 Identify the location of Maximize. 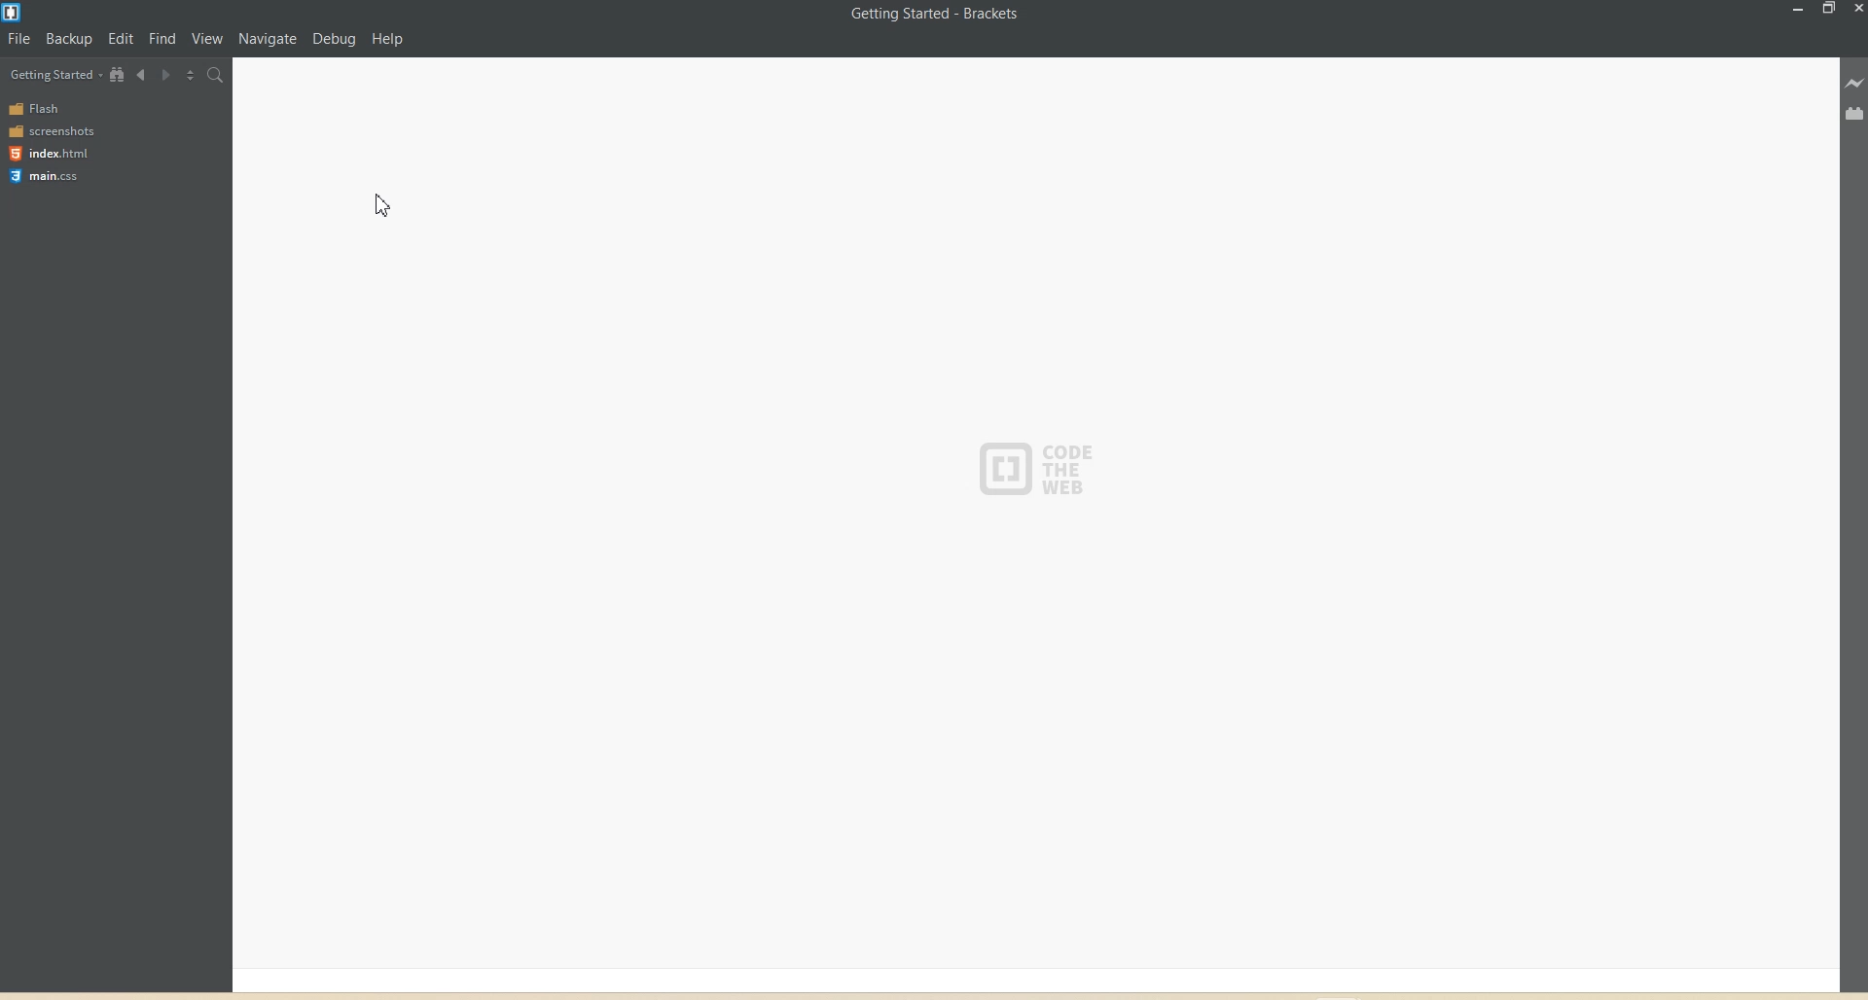
(1828, 10).